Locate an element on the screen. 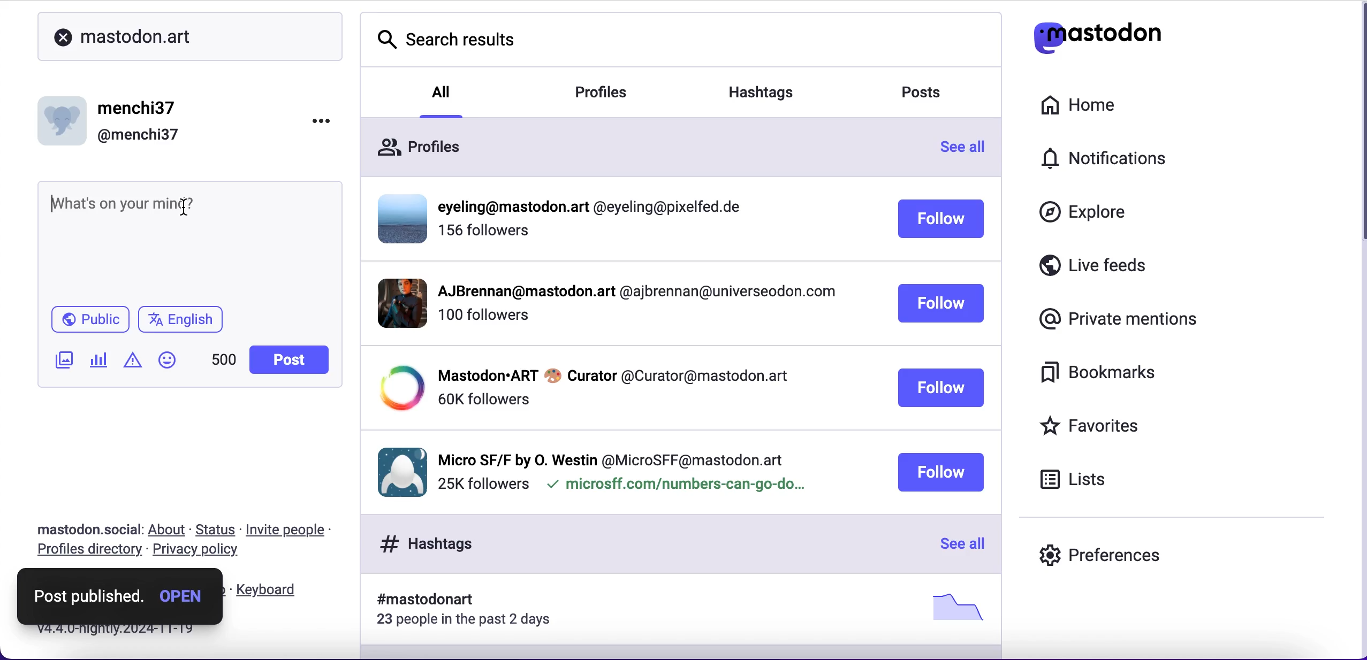  invite people is located at coordinates (290, 531).